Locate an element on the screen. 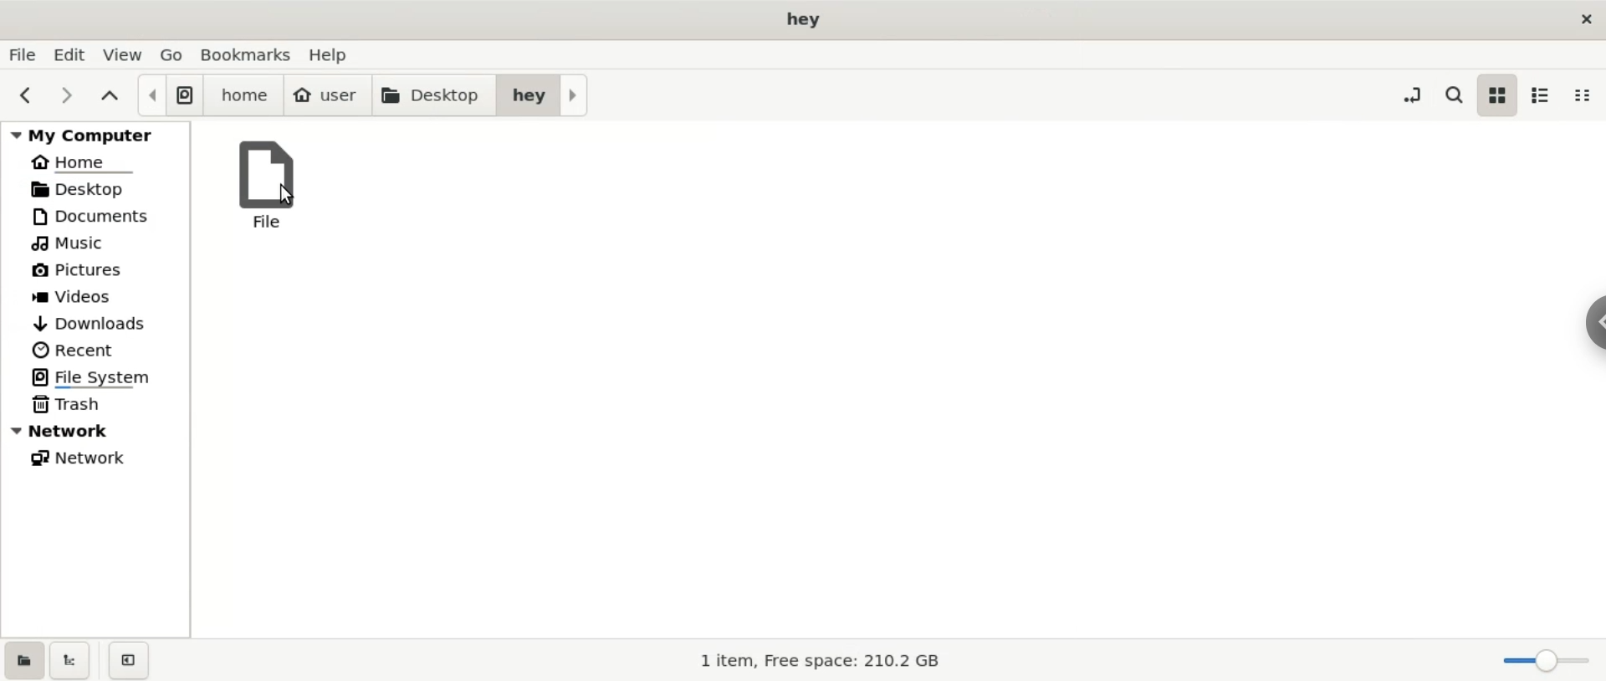  file is located at coordinates (263, 182).